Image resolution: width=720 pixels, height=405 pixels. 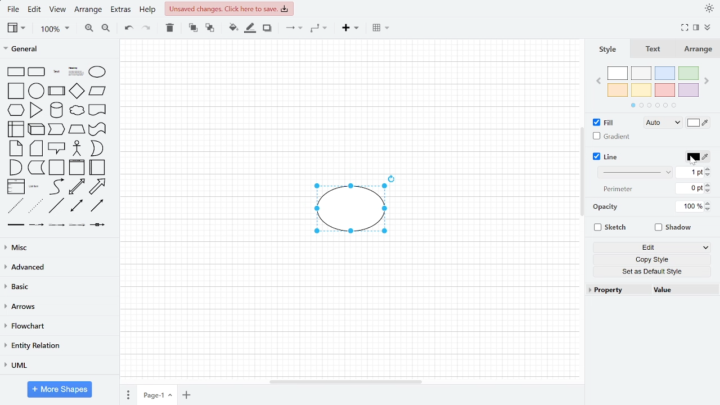 I want to click on Diagram, so click(x=347, y=210).